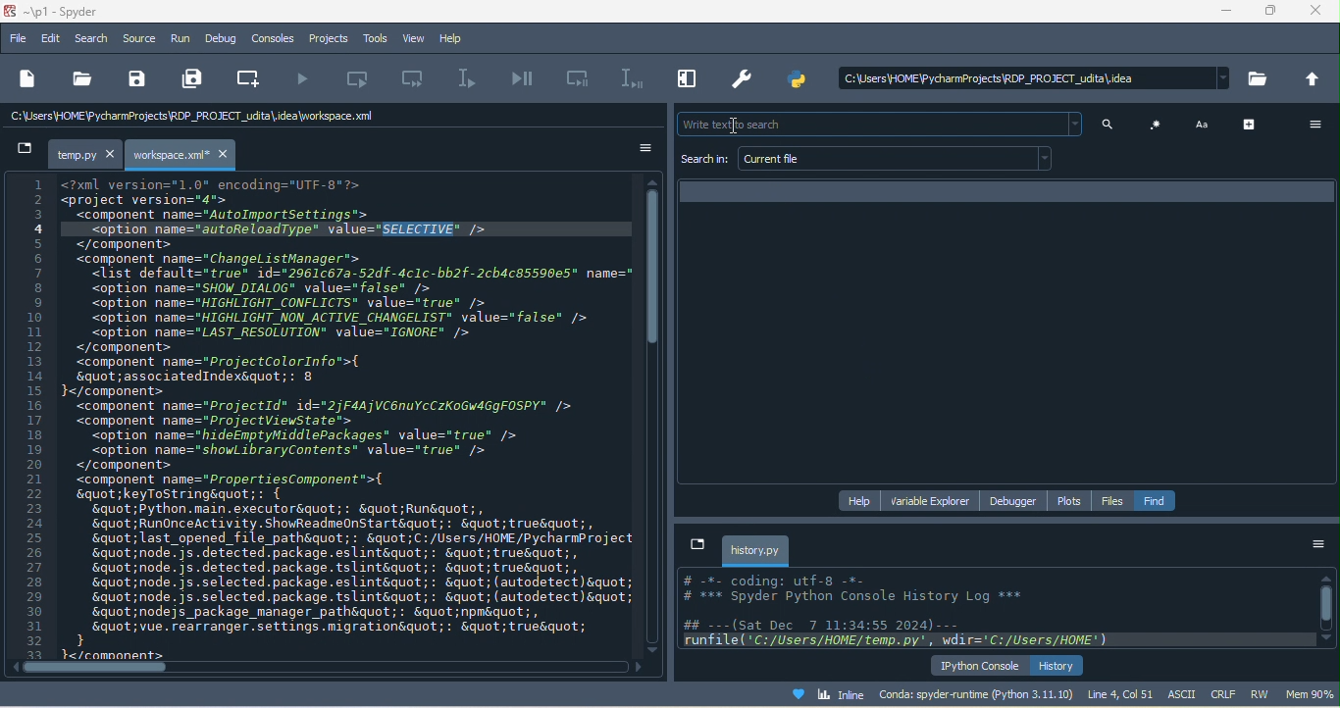 This screenshot has width=1340, height=708. I want to click on find, so click(1157, 500).